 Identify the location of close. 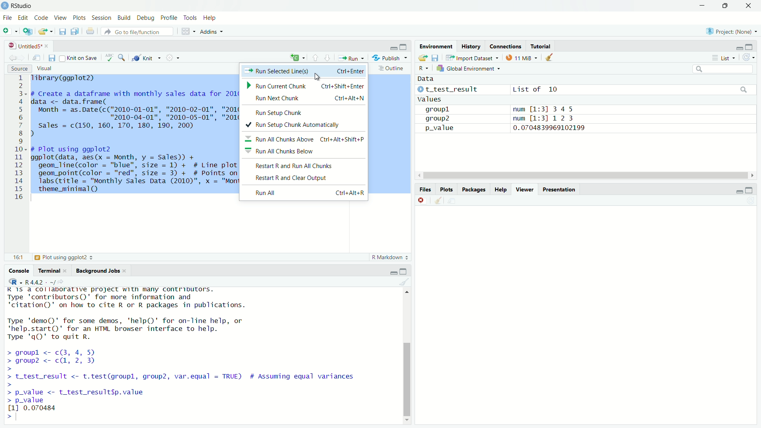
(747, 7).